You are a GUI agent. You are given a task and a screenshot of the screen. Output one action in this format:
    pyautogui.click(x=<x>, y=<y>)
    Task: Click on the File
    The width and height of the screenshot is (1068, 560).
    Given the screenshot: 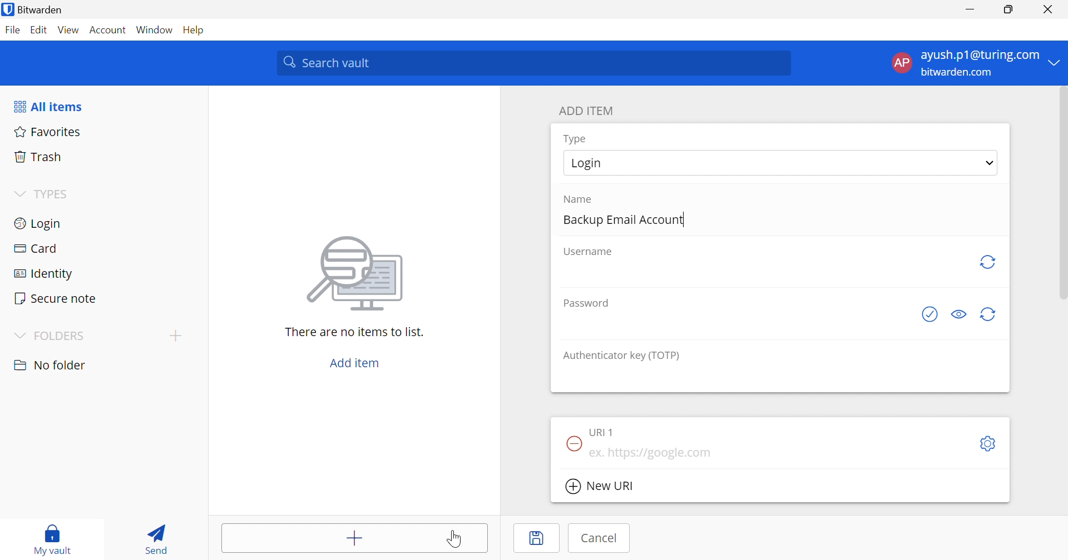 What is the action you would take?
    pyautogui.click(x=12, y=29)
    